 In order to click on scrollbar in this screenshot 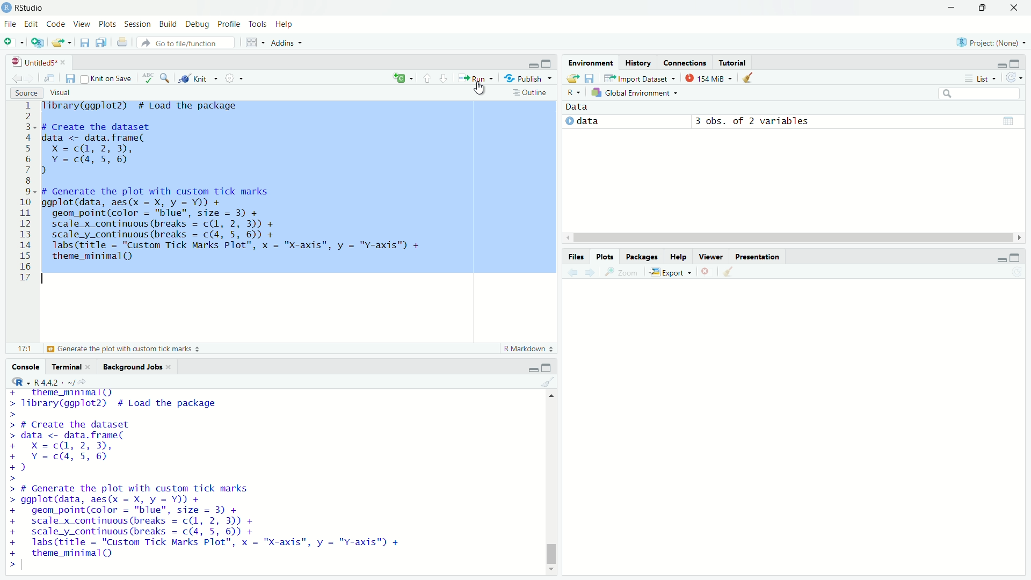, I will do `click(790, 237)`.